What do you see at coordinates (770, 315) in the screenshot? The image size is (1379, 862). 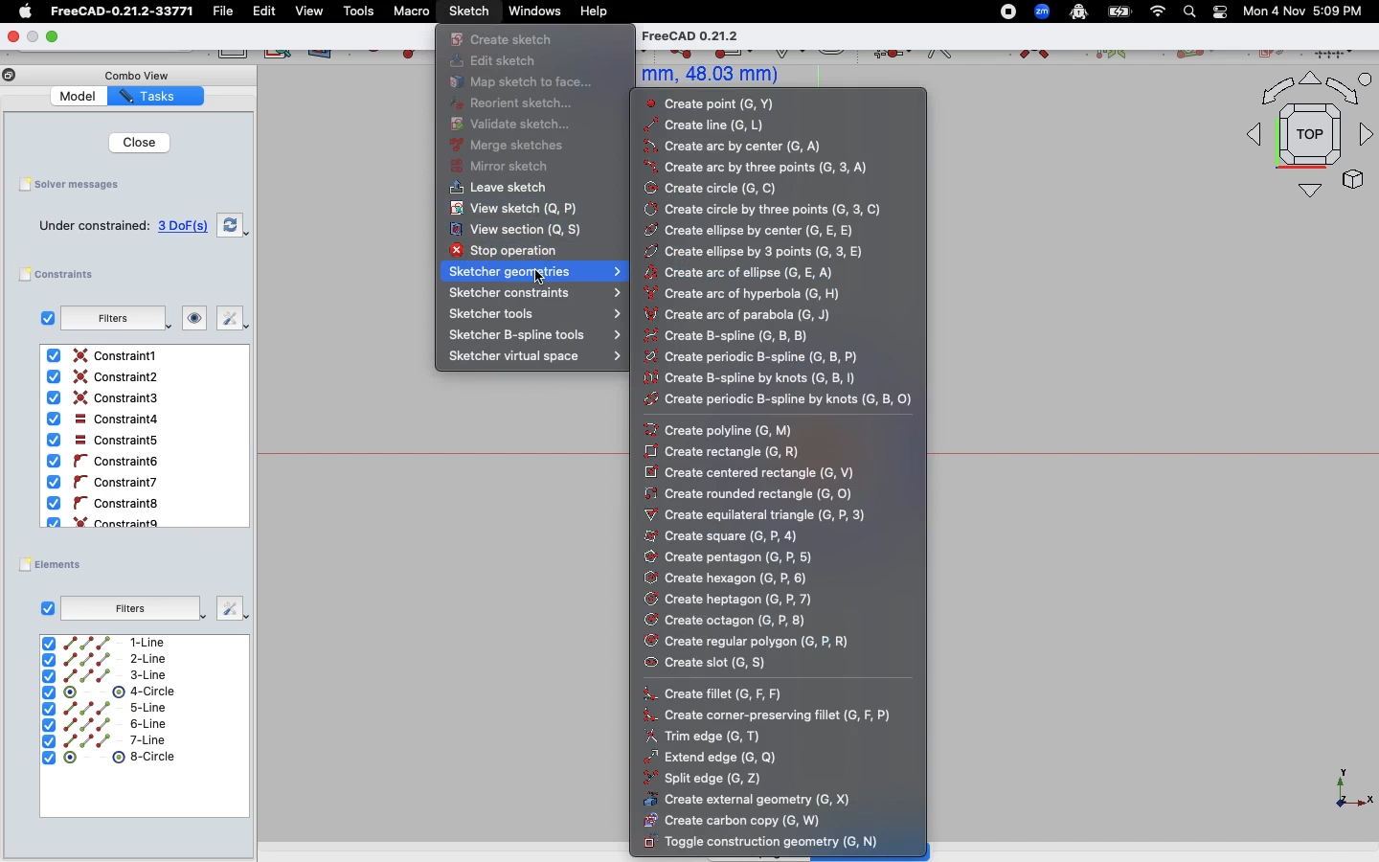 I see `Create arc of parabola` at bounding box center [770, 315].